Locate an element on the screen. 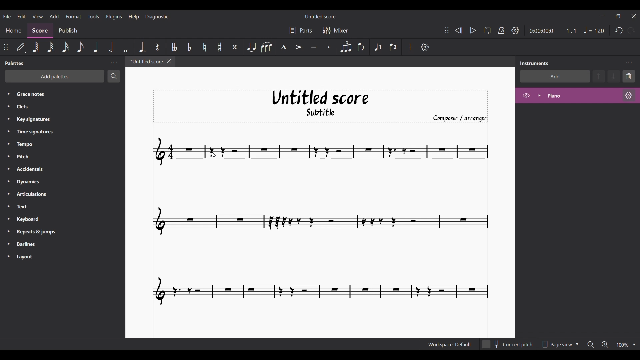 Image resolution: width=640 pixels, height=360 pixels. Zoom factor is located at coordinates (623, 345).